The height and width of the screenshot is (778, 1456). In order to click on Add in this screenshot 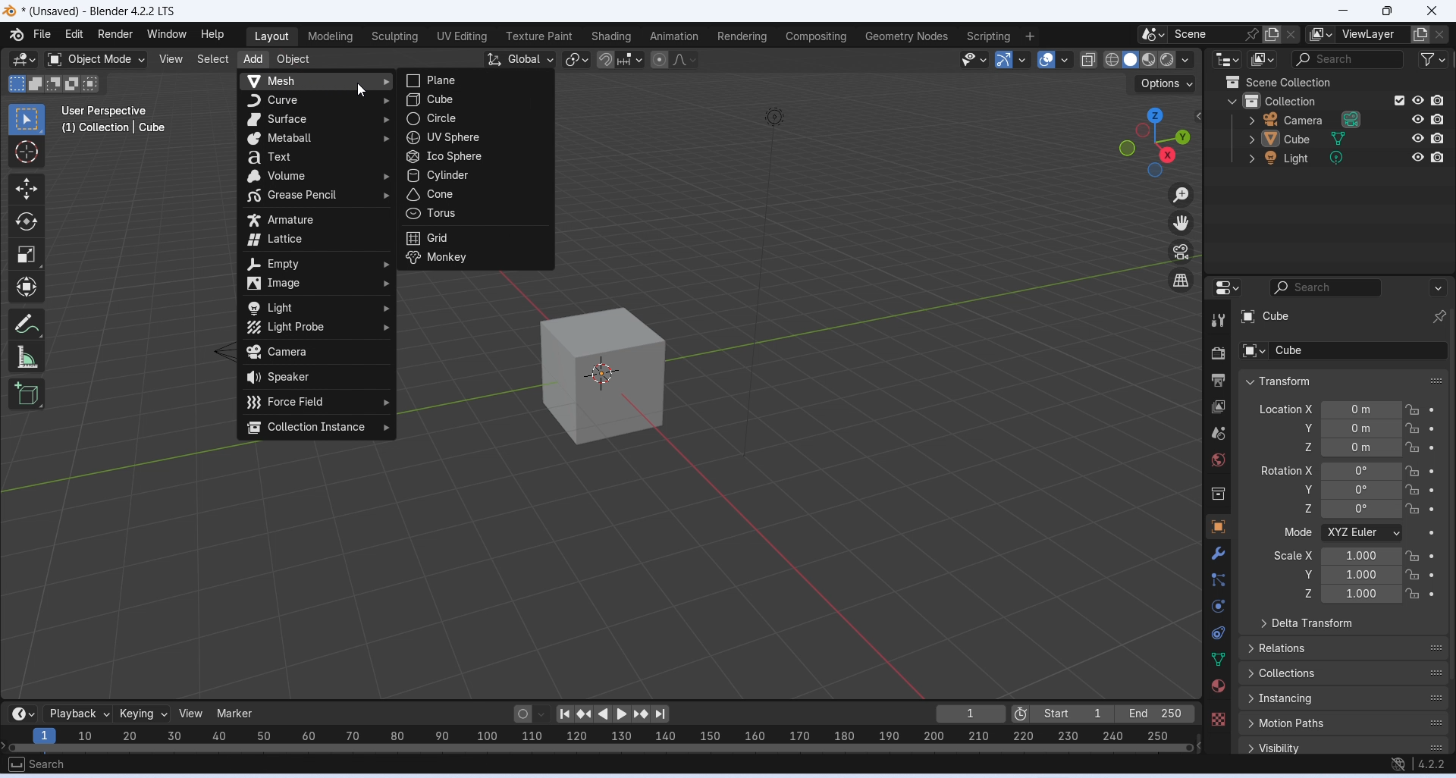, I will do `click(252, 61)`.